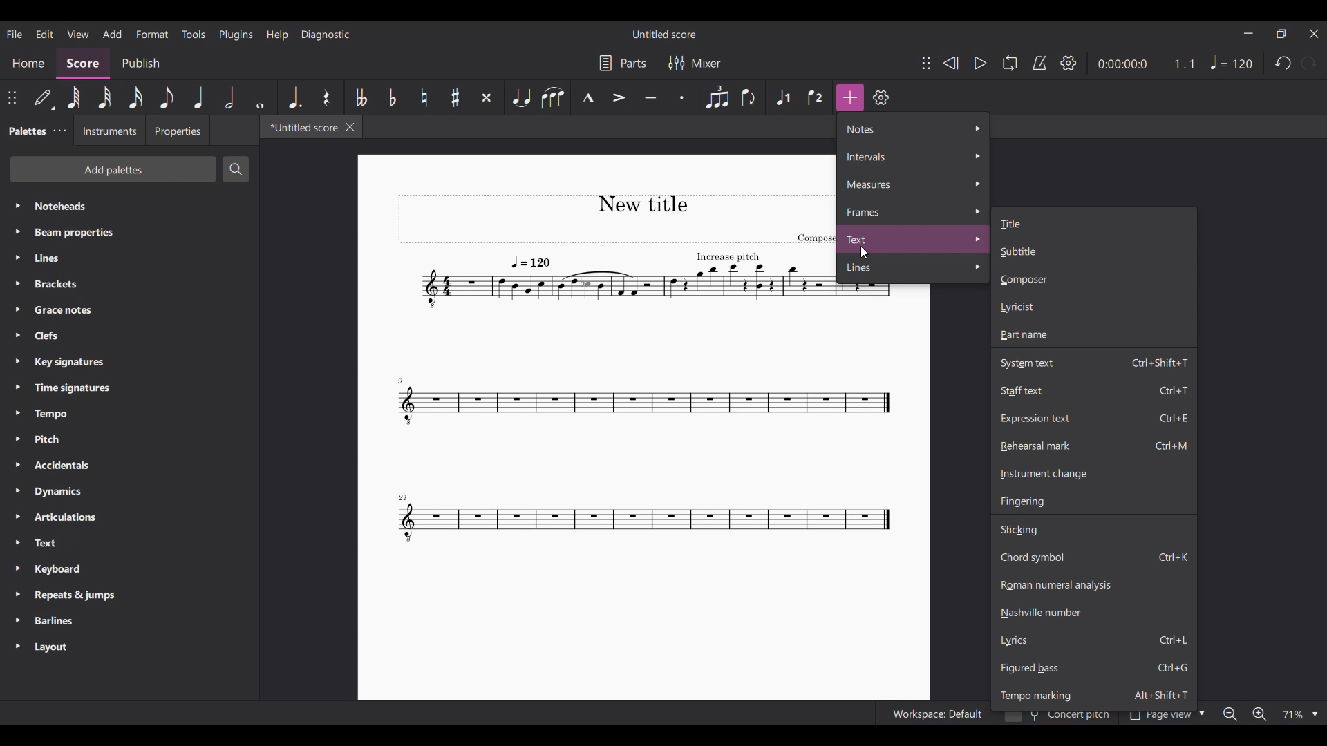 This screenshot has width=1327, height=746. What do you see at coordinates (73, 97) in the screenshot?
I see `64th note` at bounding box center [73, 97].